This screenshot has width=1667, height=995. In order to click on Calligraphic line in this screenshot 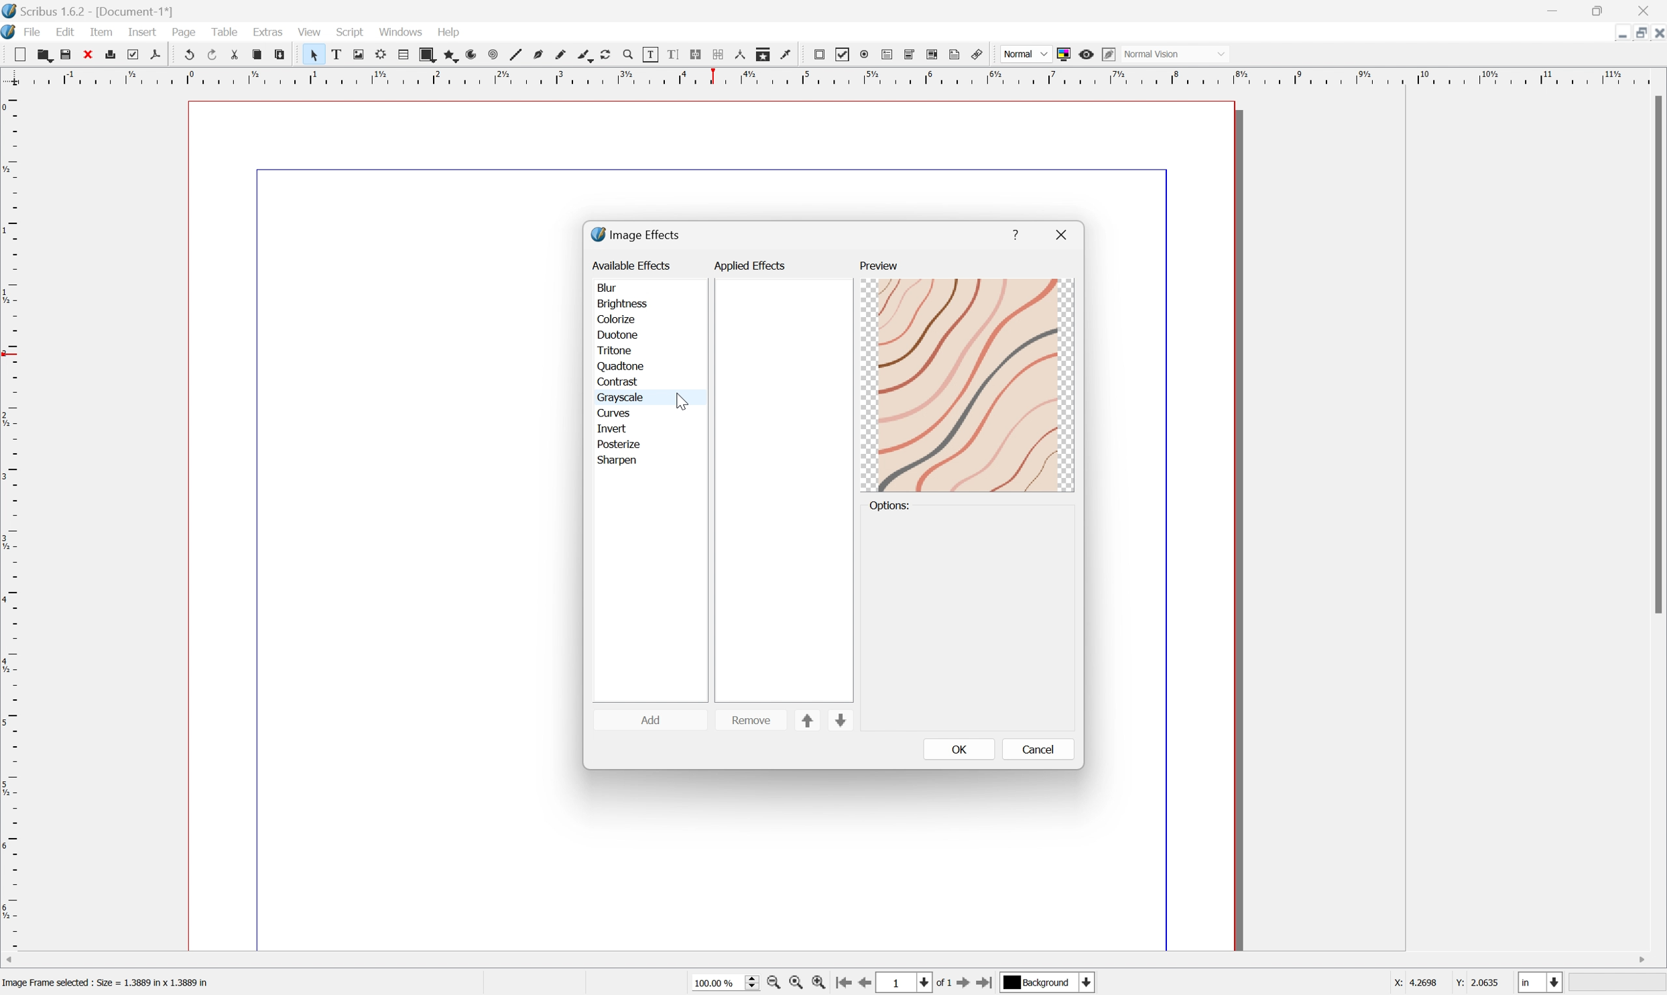, I will do `click(589, 56)`.